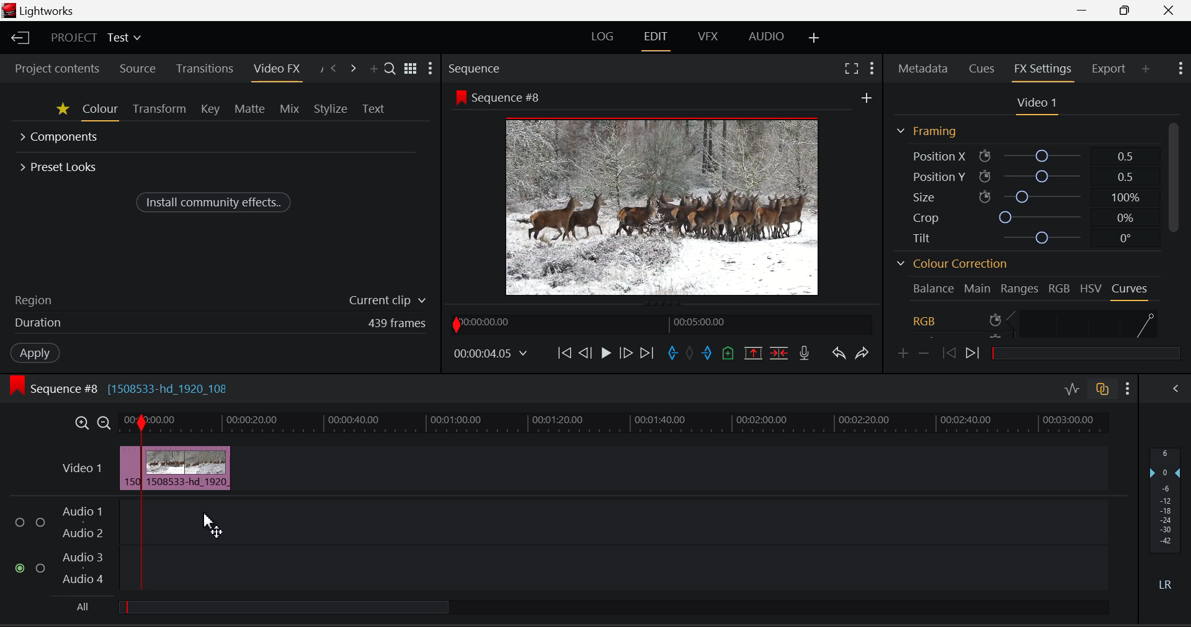 The image size is (1191, 627). Describe the element at coordinates (851, 70) in the screenshot. I see `Full Screen` at that location.